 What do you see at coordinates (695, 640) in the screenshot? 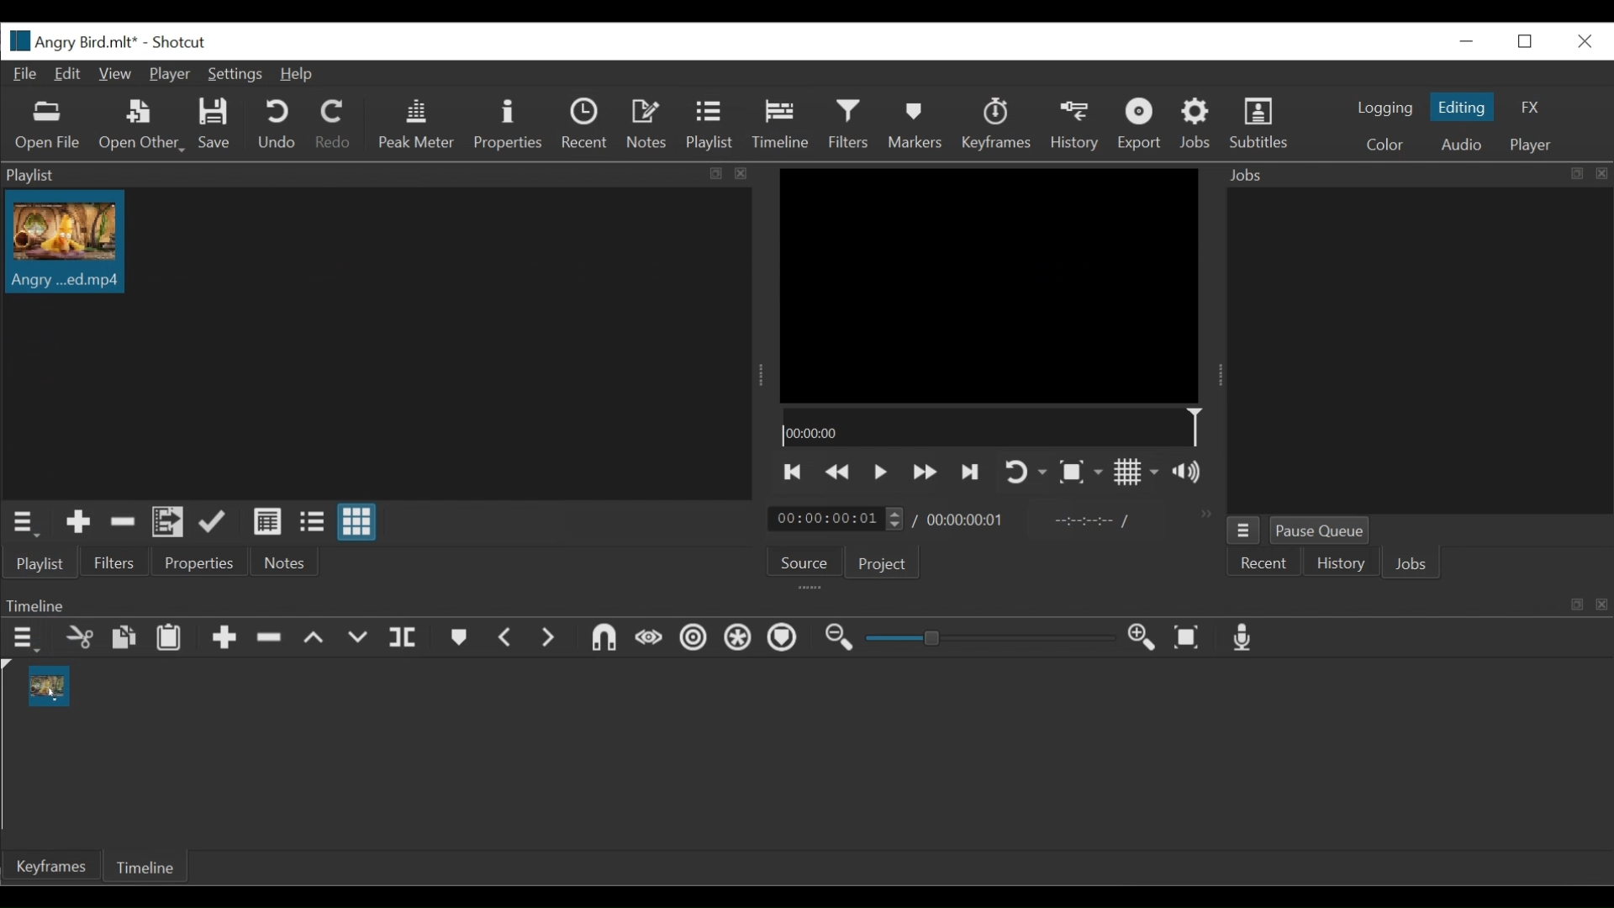
I see `Ripple` at bounding box center [695, 640].